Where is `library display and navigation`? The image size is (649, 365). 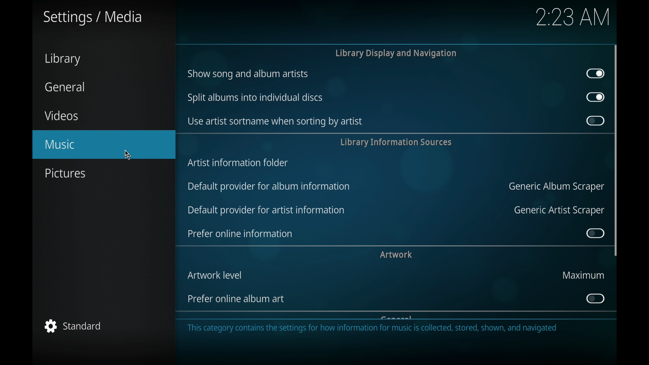 library display and navigation is located at coordinates (395, 53).